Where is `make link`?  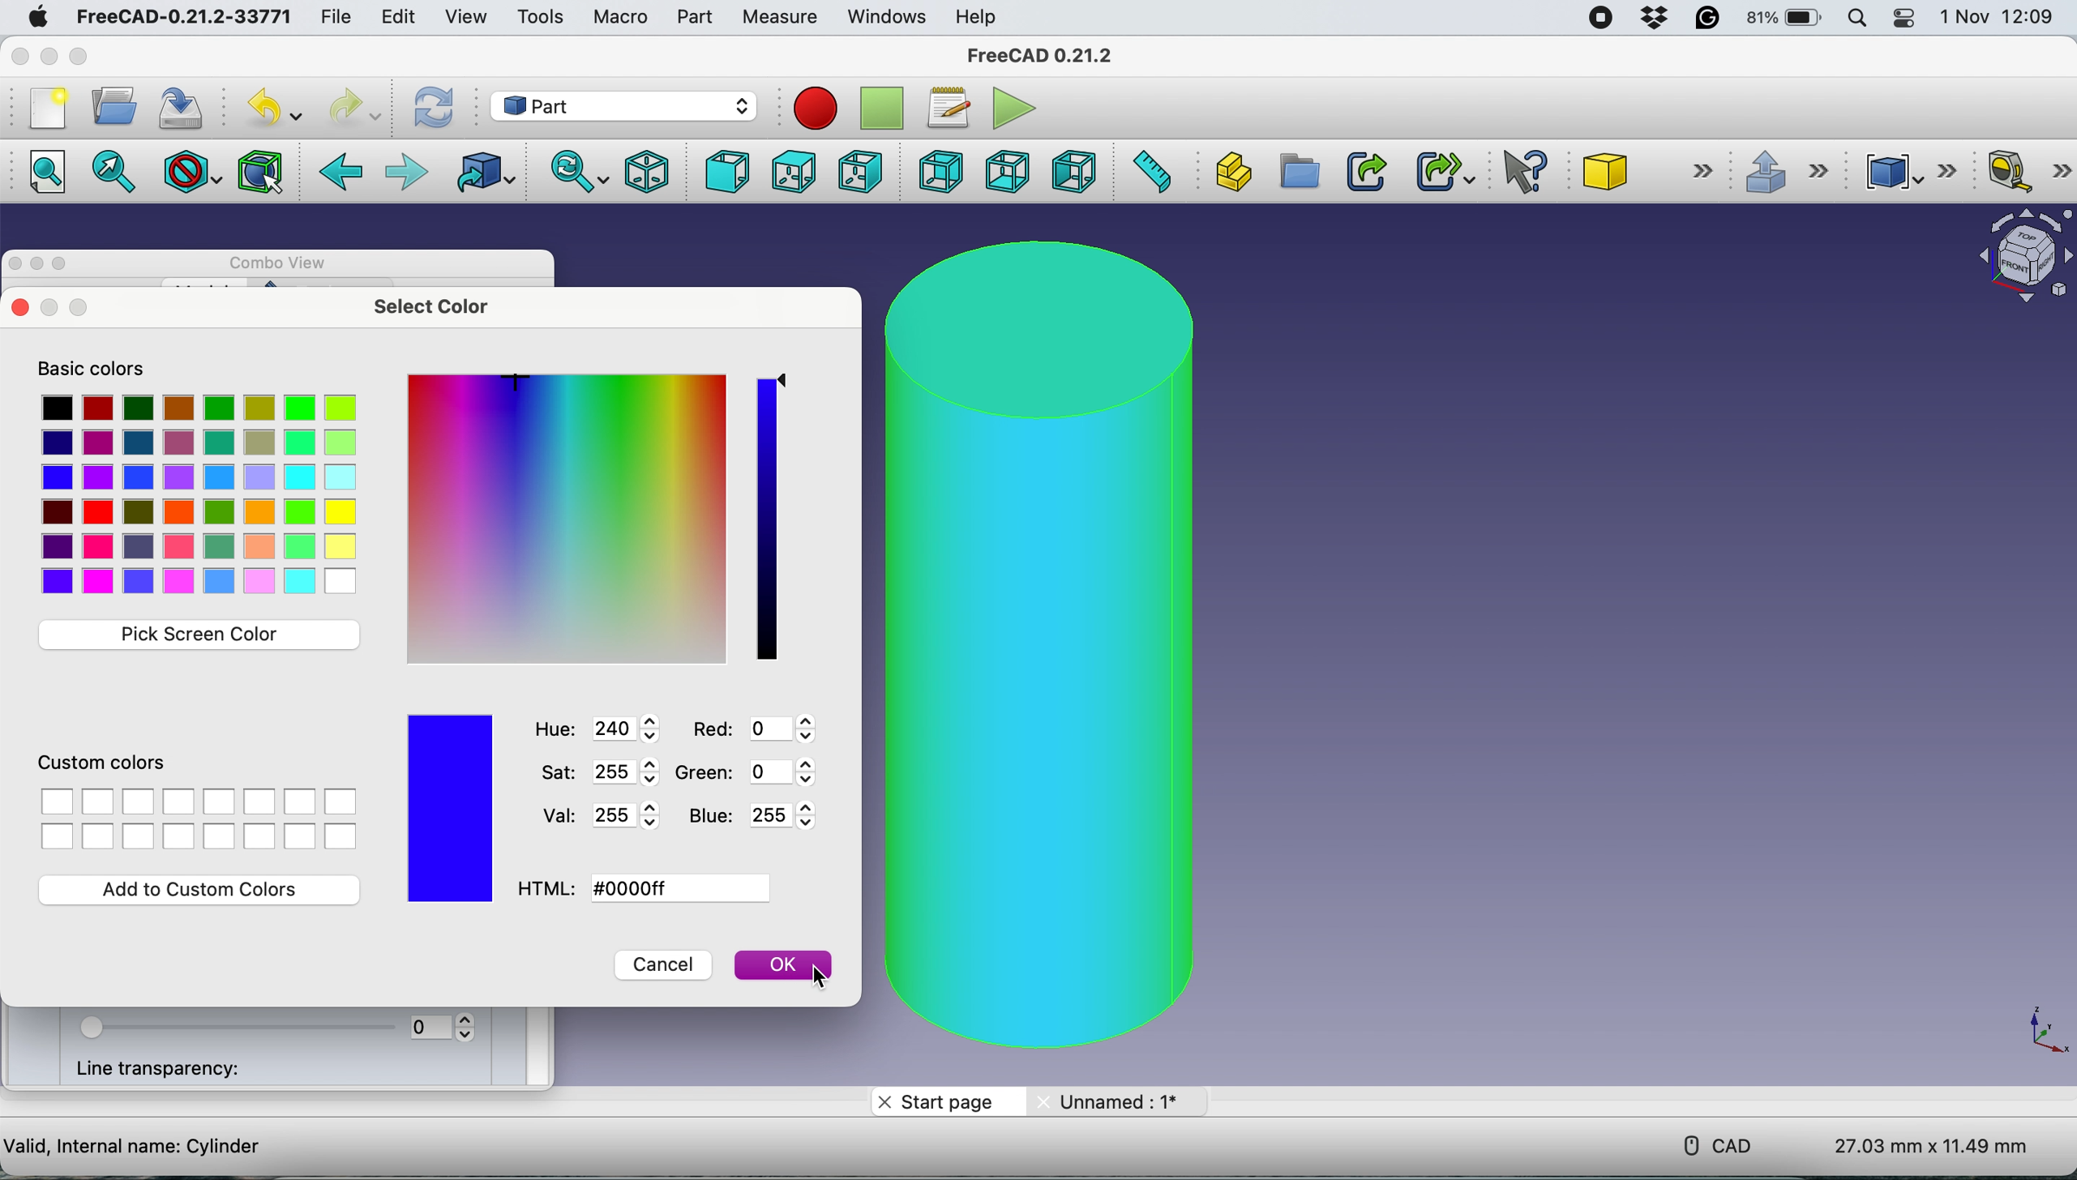
make link is located at coordinates (1366, 173).